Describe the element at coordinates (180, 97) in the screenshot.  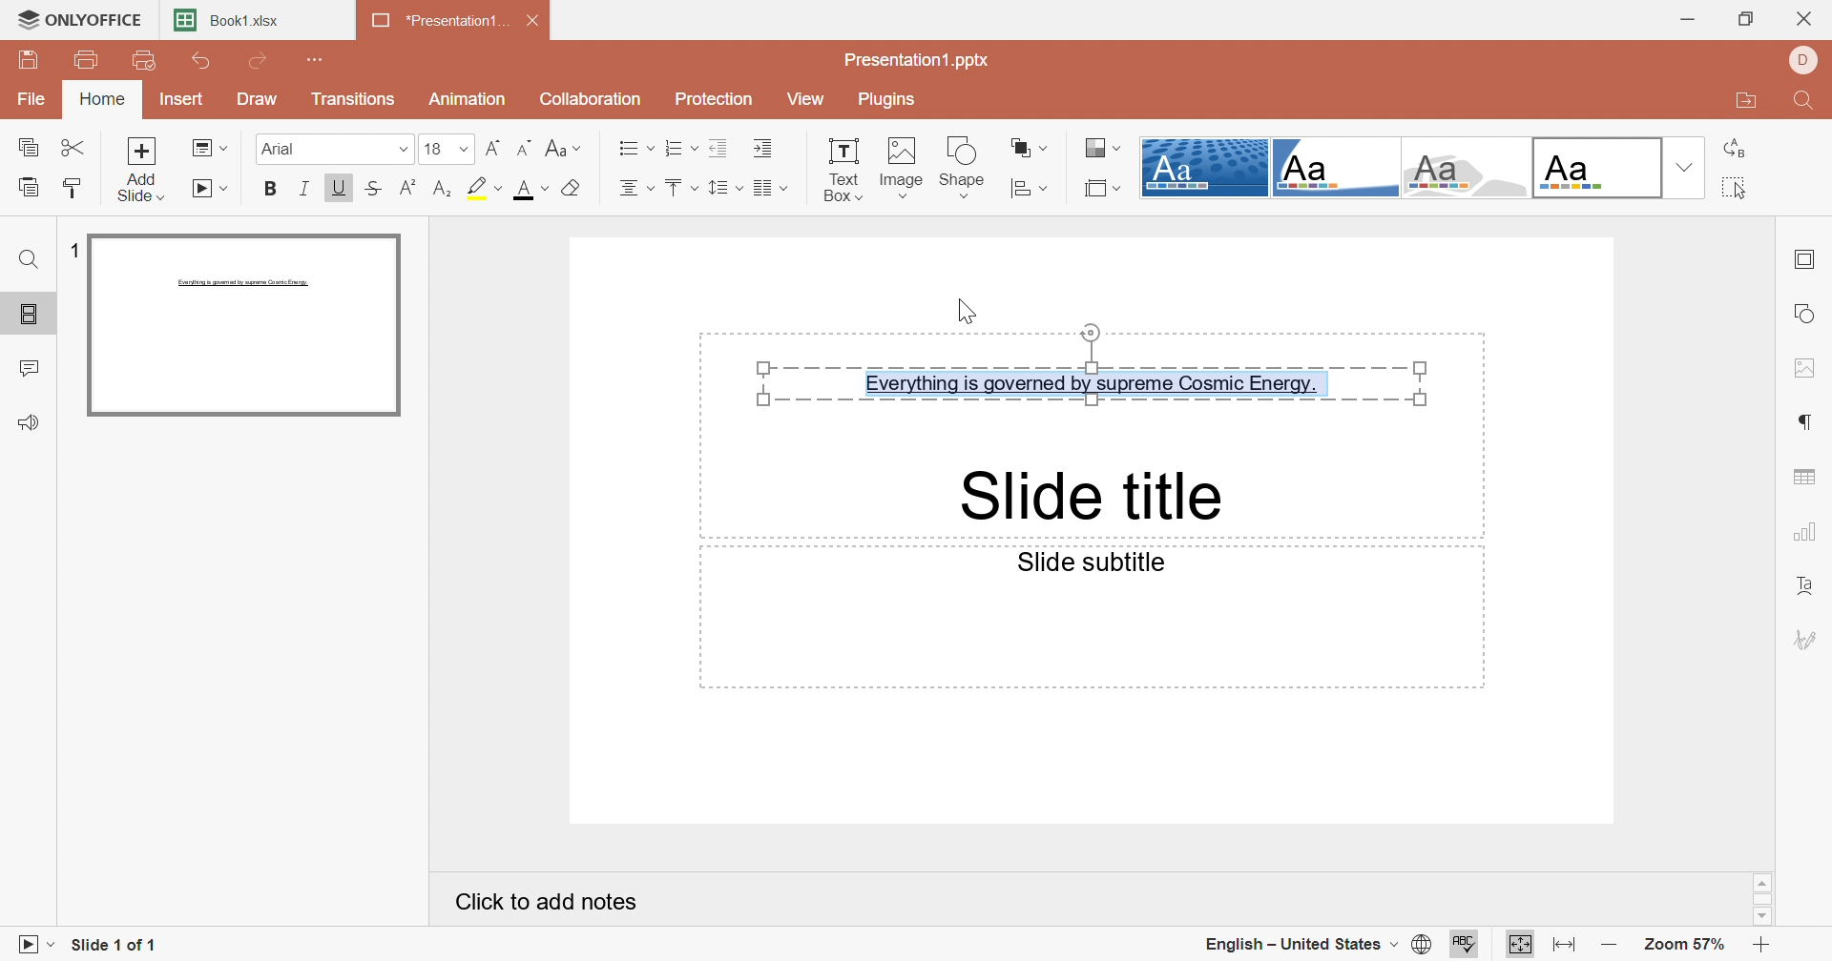
I see `Insert` at that location.